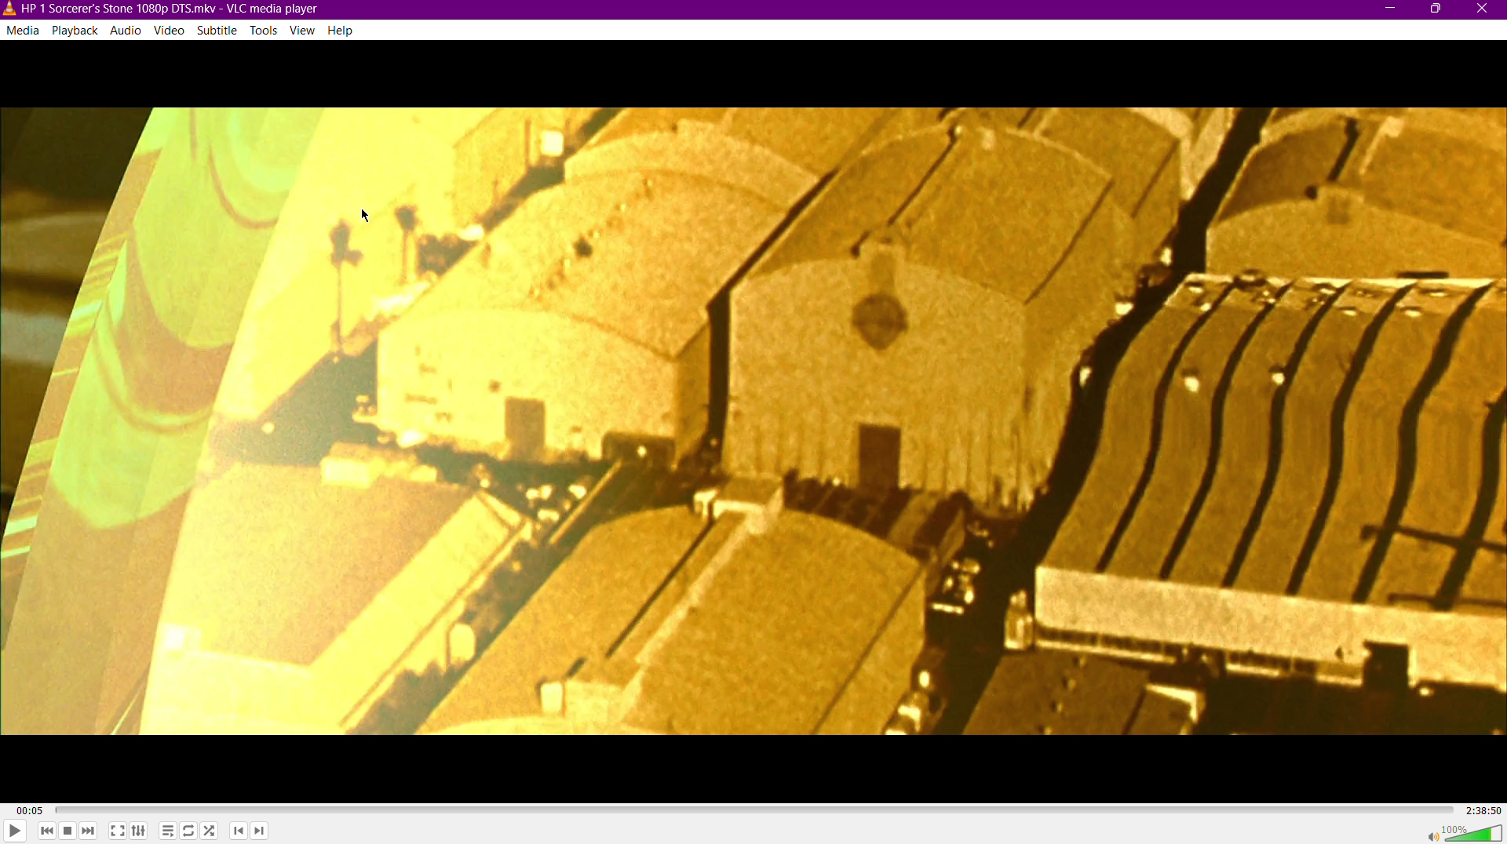 This screenshot has height=844, width=1507. What do you see at coordinates (22, 31) in the screenshot?
I see `Media` at bounding box center [22, 31].